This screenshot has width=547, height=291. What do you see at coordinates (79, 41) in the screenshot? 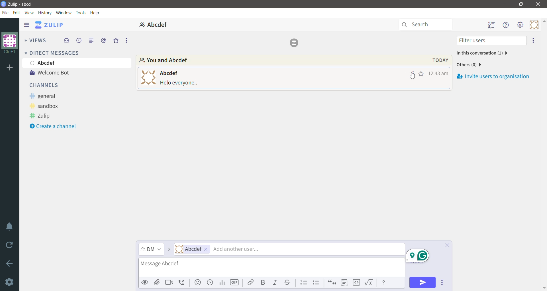
I see `Recent Conversations` at bounding box center [79, 41].